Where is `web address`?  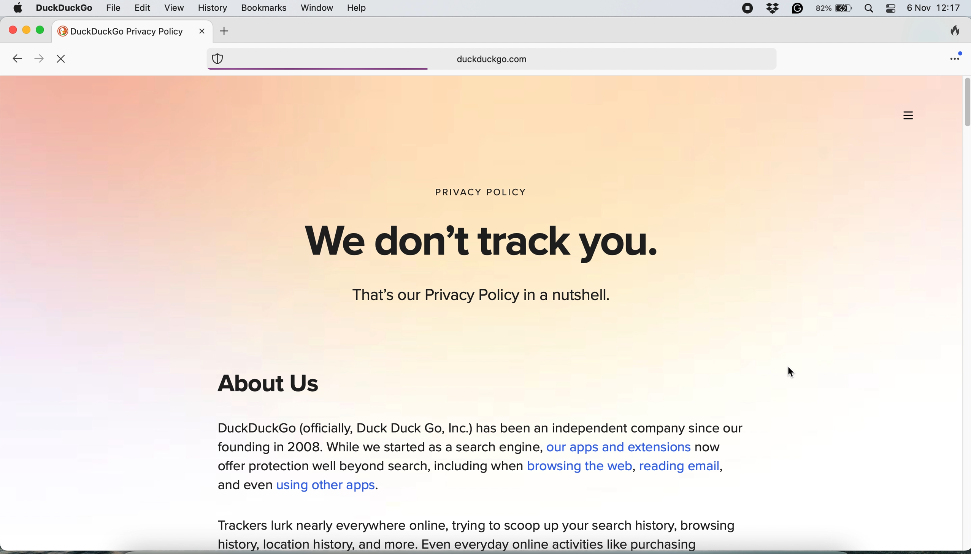 web address is located at coordinates (496, 59).